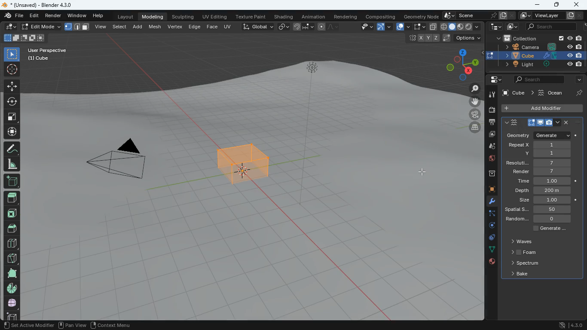  Describe the element at coordinates (284, 27) in the screenshot. I see `link` at that location.